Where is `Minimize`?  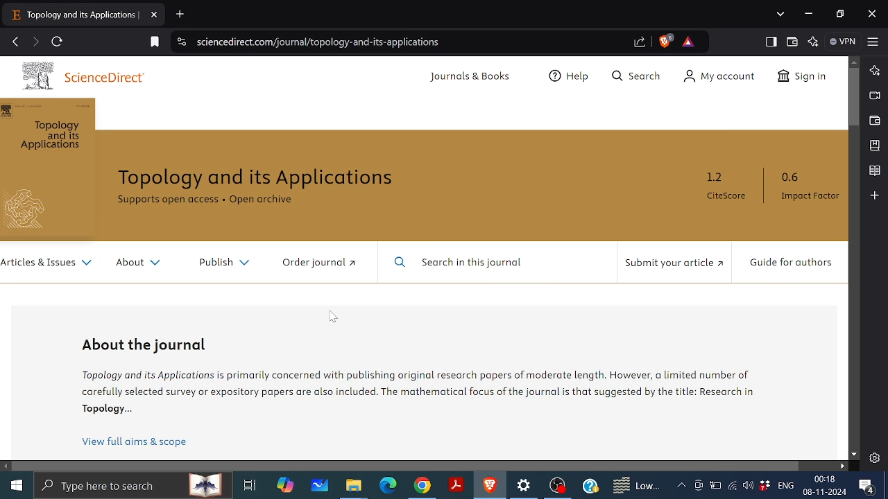 Minimize is located at coordinates (810, 14).